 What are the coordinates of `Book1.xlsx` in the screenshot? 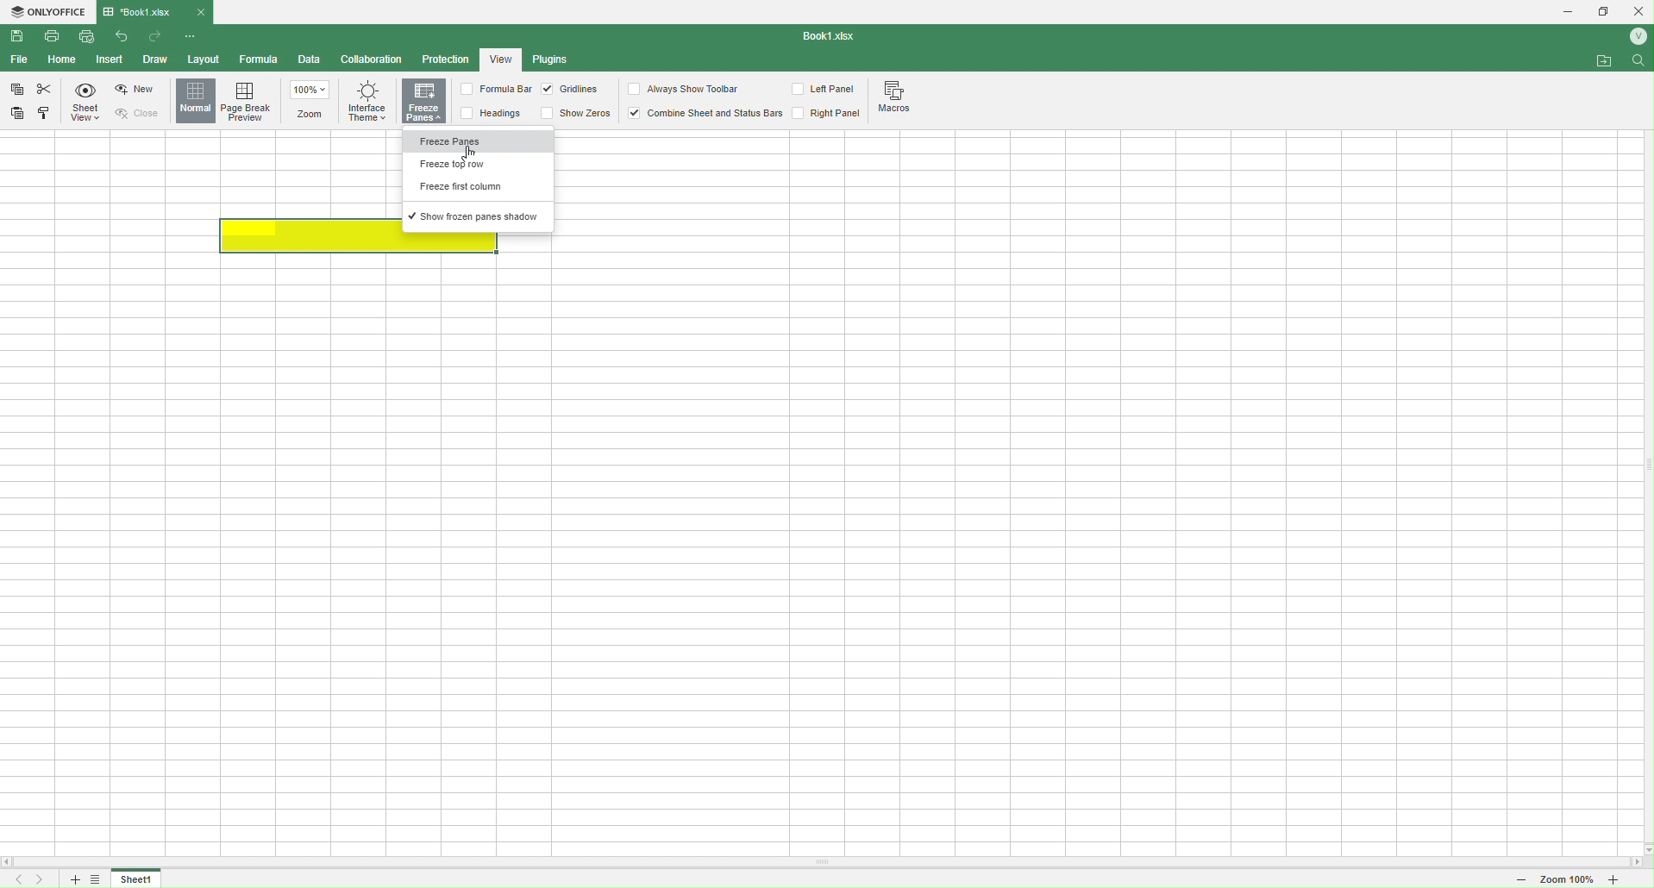 It's located at (833, 37).